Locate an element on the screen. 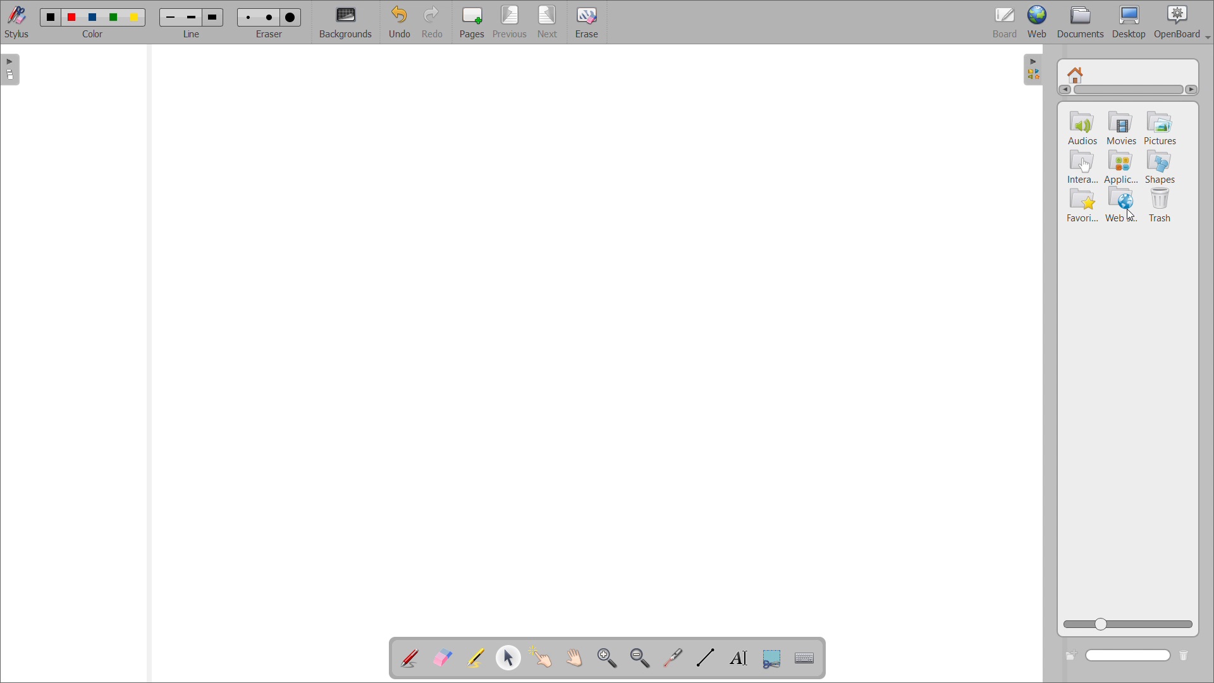 The image size is (1214, 683). redo is located at coordinates (434, 22).